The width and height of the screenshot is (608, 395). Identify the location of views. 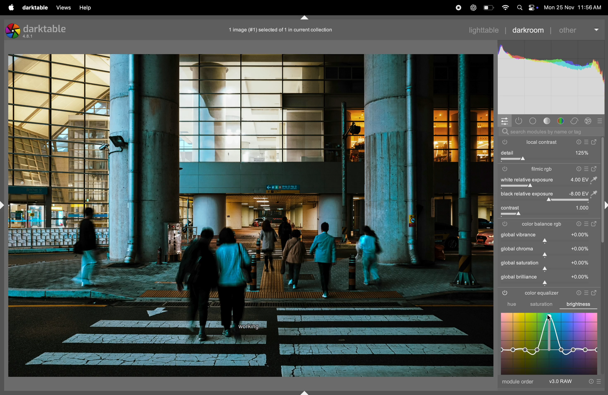
(63, 8).